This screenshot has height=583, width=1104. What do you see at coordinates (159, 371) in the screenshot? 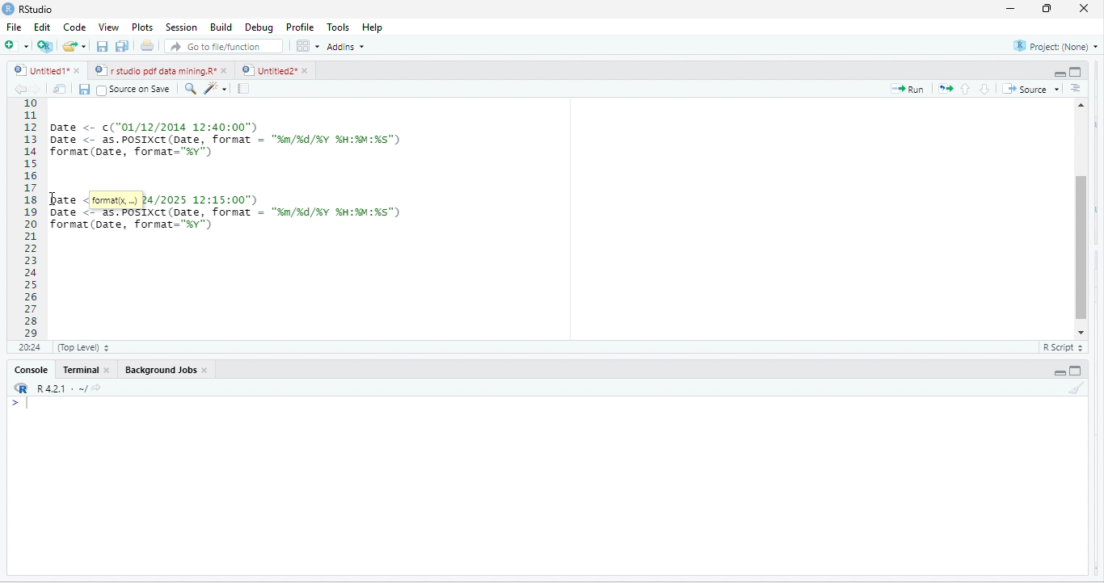
I see `‘Background Jobs` at bounding box center [159, 371].